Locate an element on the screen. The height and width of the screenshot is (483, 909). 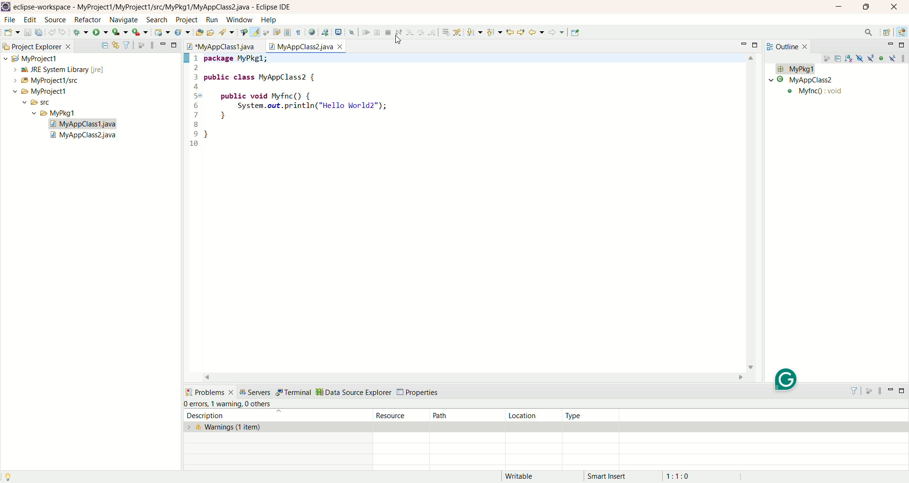
main string is located at coordinates (827, 93).